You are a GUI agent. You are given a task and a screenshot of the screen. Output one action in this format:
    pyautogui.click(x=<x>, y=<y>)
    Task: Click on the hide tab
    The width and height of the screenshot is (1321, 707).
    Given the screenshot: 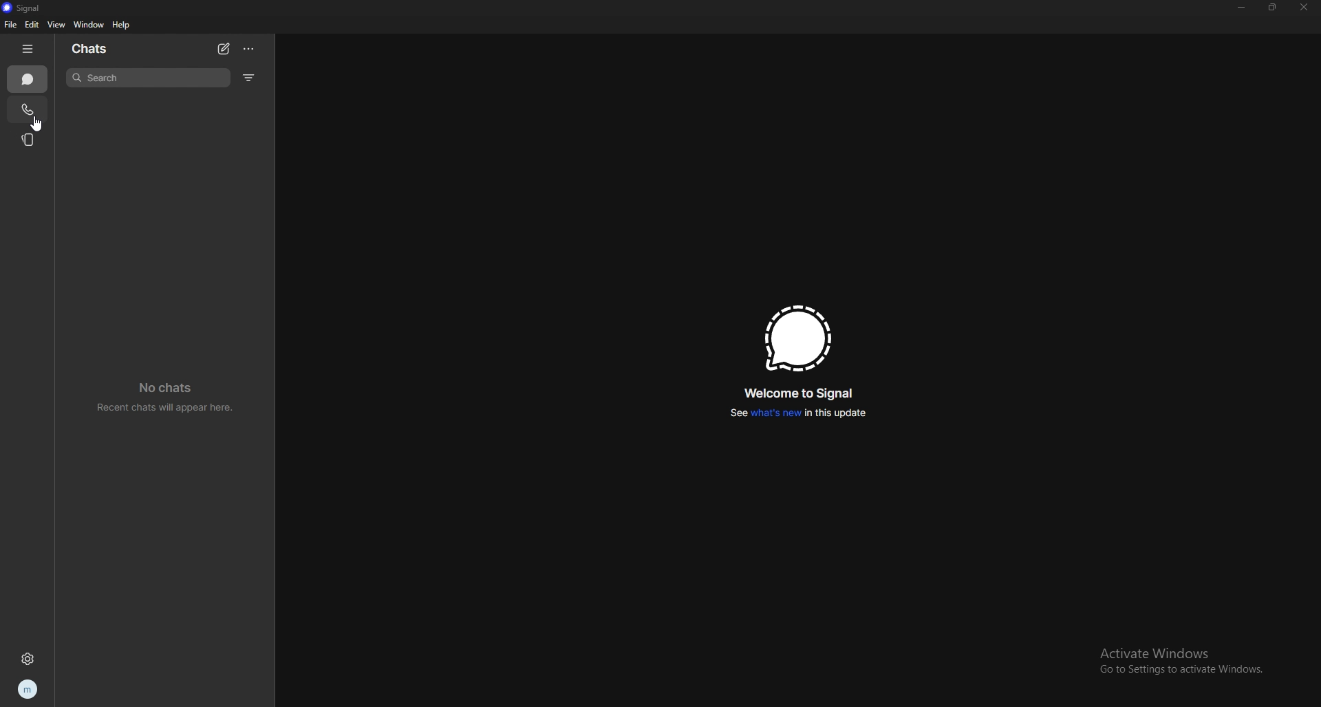 What is the action you would take?
    pyautogui.click(x=28, y=50)
    